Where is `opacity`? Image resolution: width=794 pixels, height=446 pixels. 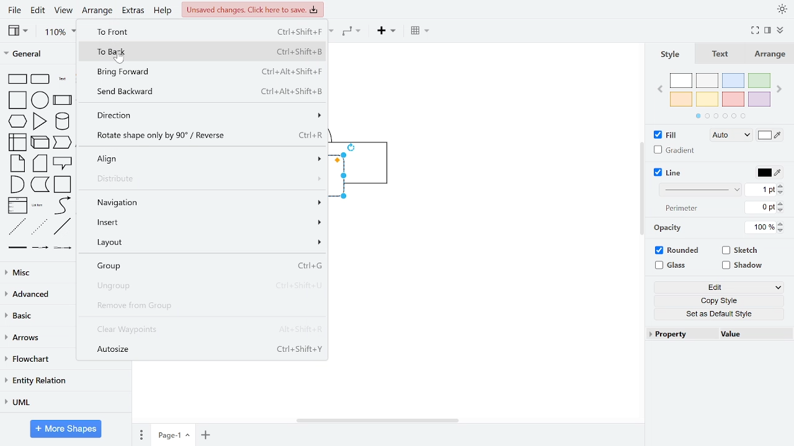
opacity is located at coordinates (667, 229).